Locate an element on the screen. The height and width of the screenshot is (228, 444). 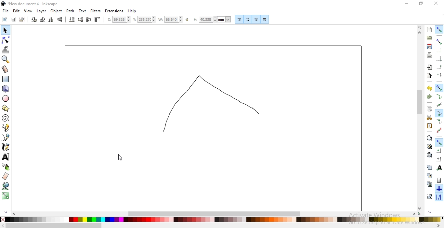
snap midpointsof bounding boxes edges is located at coordinates (439, 67).